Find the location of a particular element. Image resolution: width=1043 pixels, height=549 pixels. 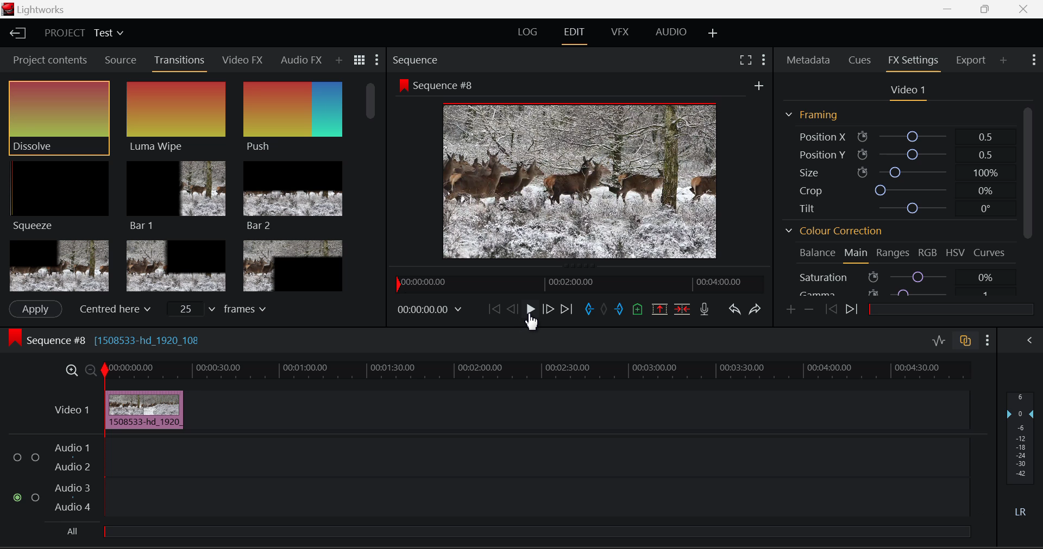

VFX Layout is located at coordinates (622, 33).